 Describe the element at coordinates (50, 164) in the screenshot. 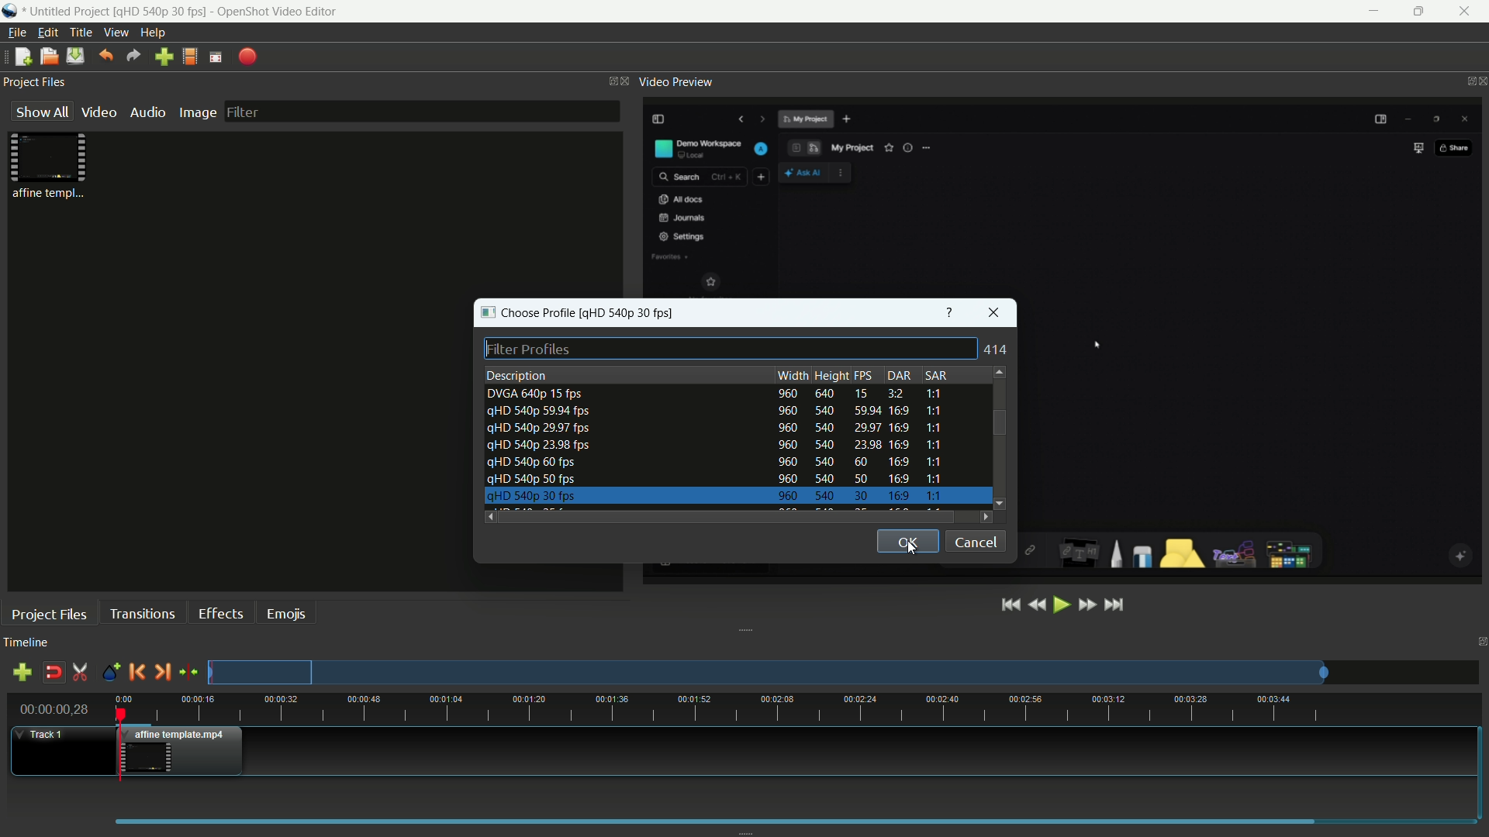

I see `project file` at that location.